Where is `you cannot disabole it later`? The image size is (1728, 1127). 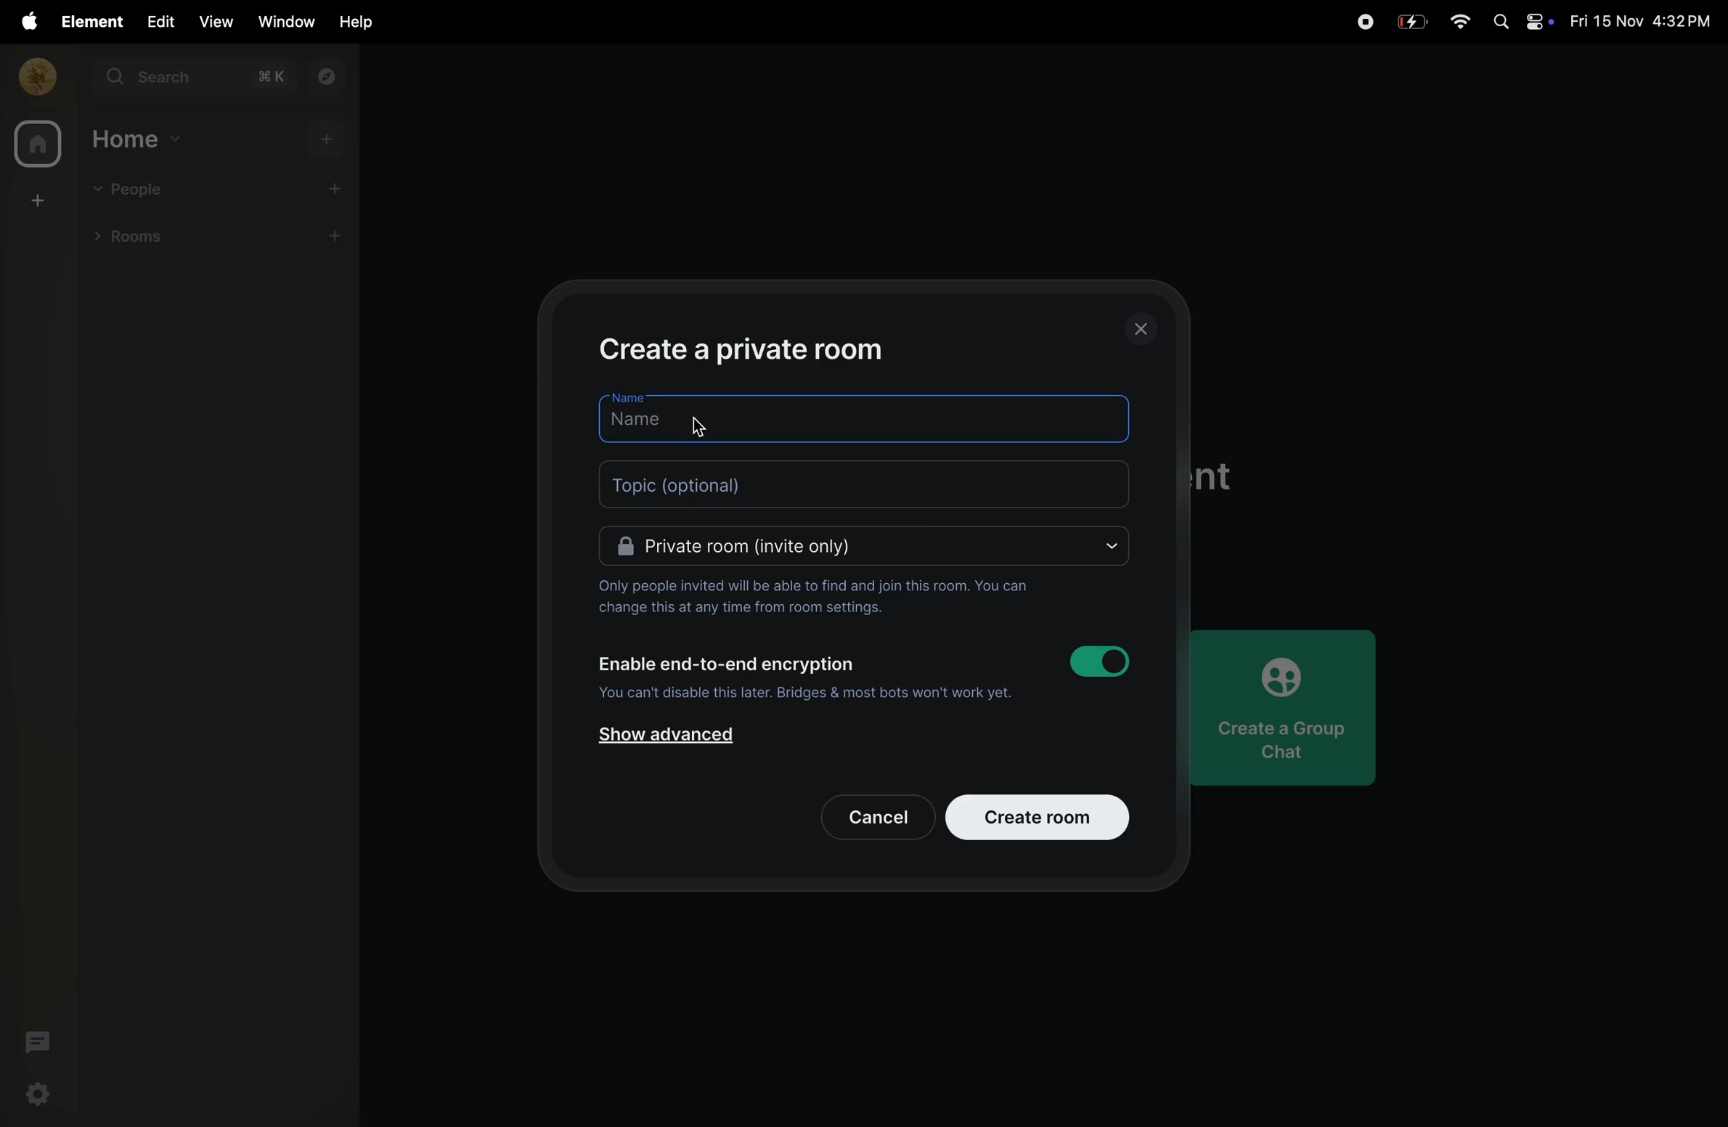
you cannot disabole it later is located at coordinates (804, 696).